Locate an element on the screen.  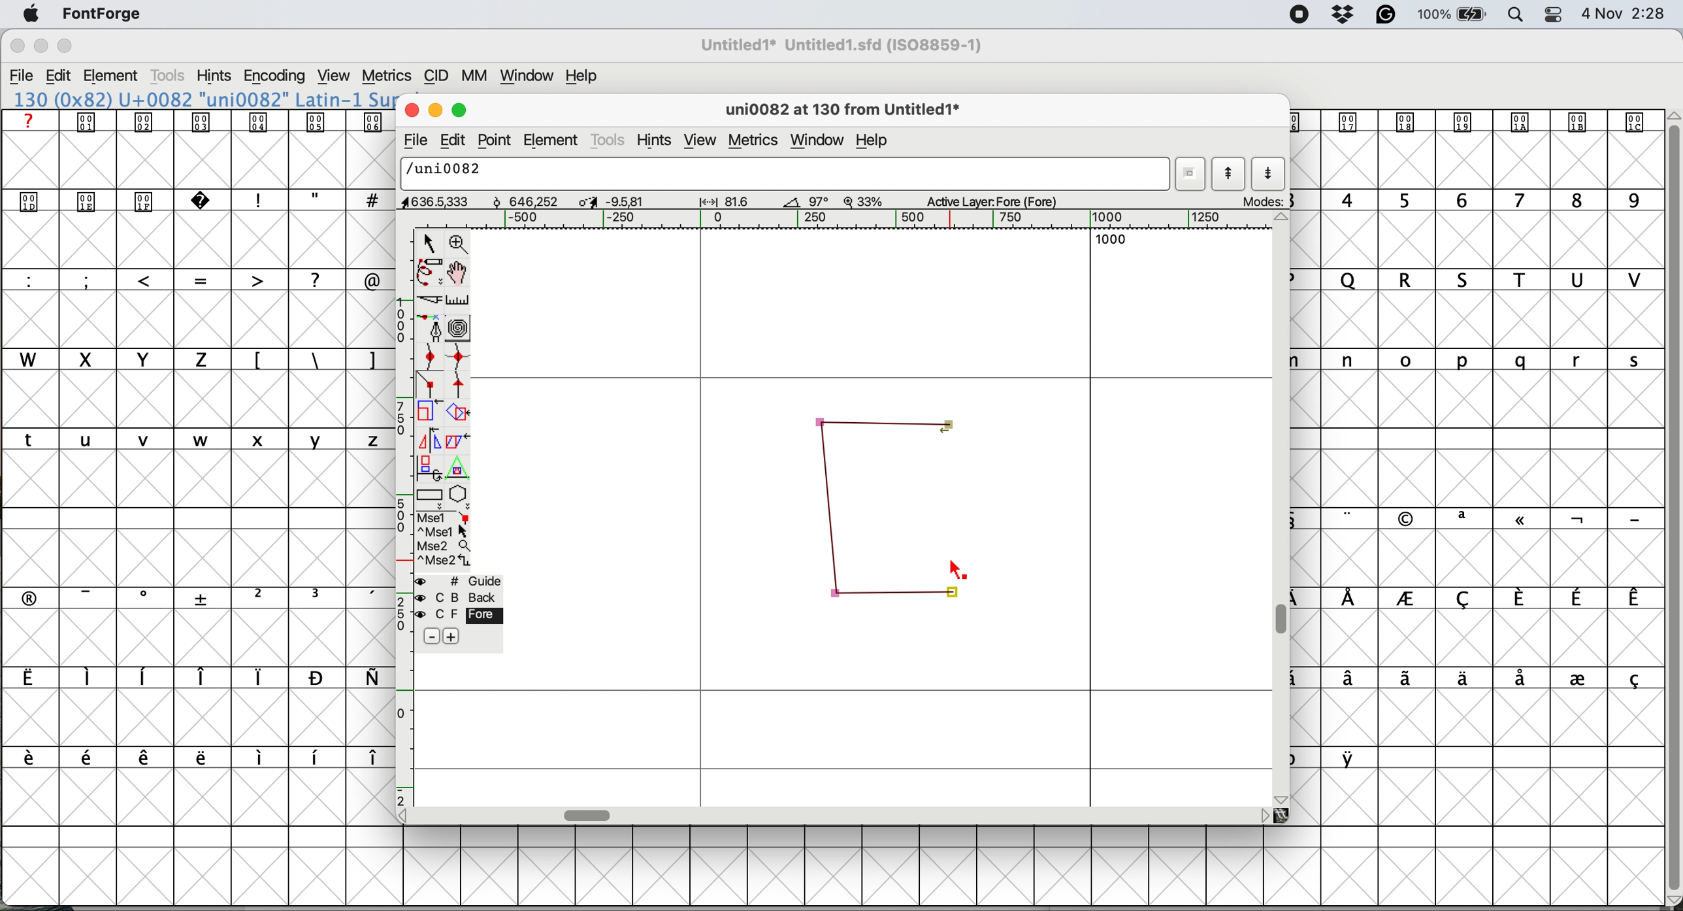
stars and polygons is located at coordinates (460, 497).